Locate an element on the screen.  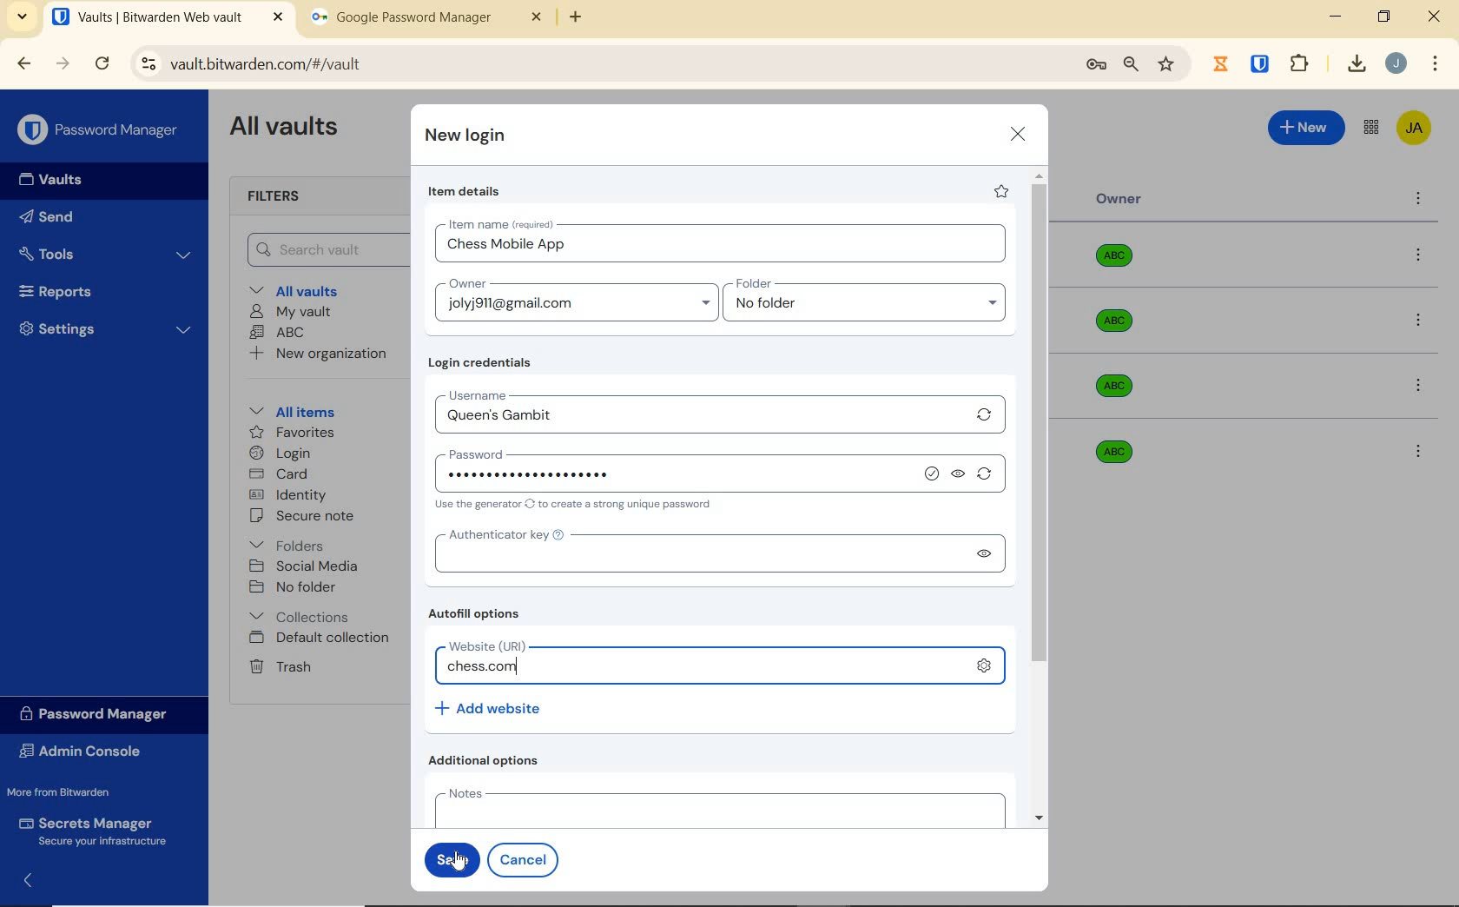
reload is located at coordinates (102, 65).